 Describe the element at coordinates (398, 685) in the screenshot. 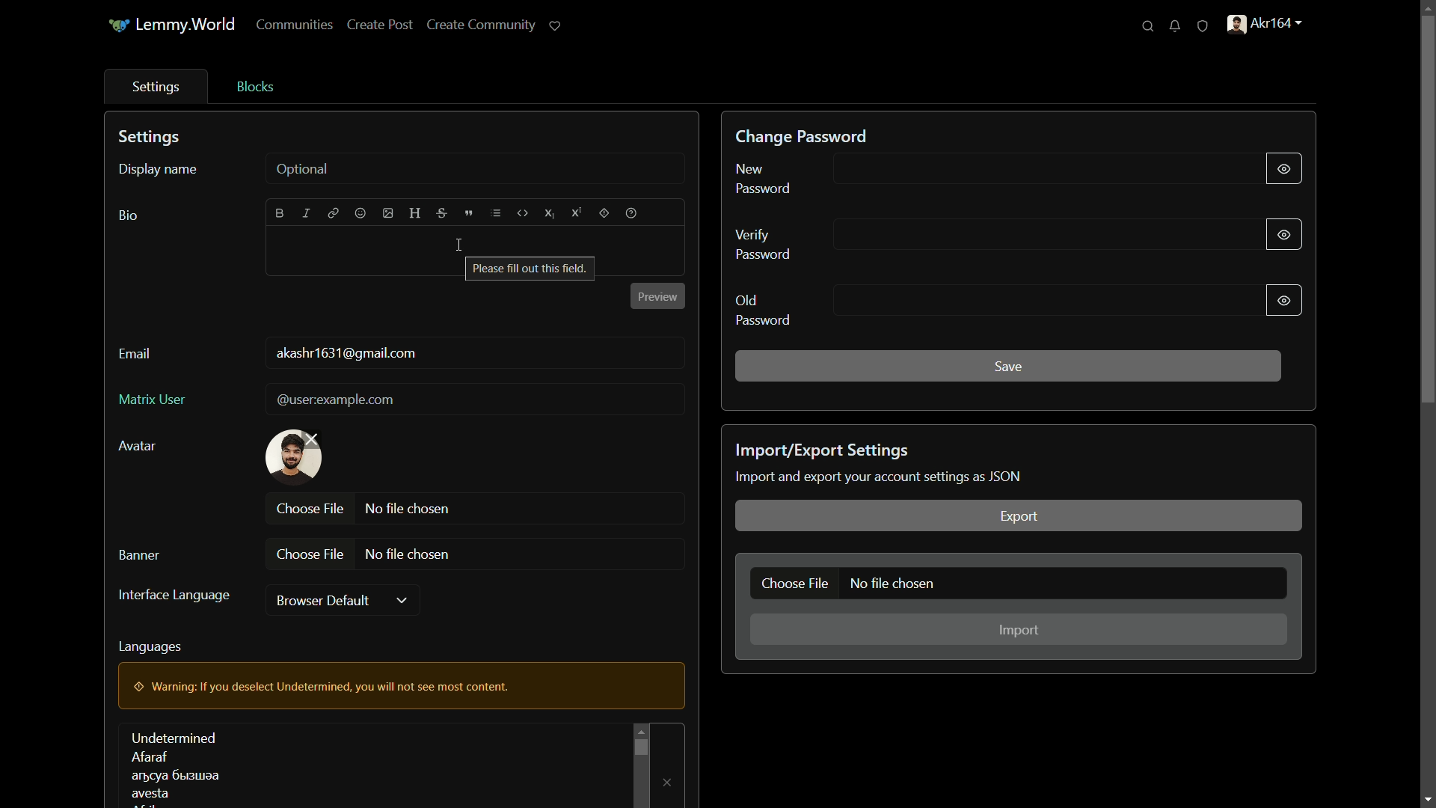

I see `warning pop up` at that location.